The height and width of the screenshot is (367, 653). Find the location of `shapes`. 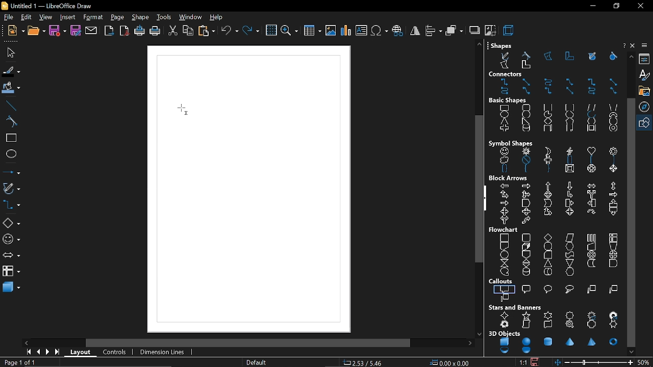

shapes is located at coordinates (646, 122).